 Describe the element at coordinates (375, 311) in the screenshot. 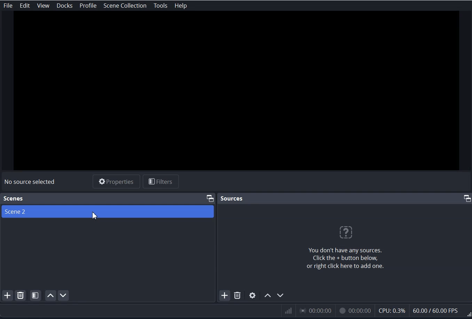

I see `Visual Parameter` at that location.